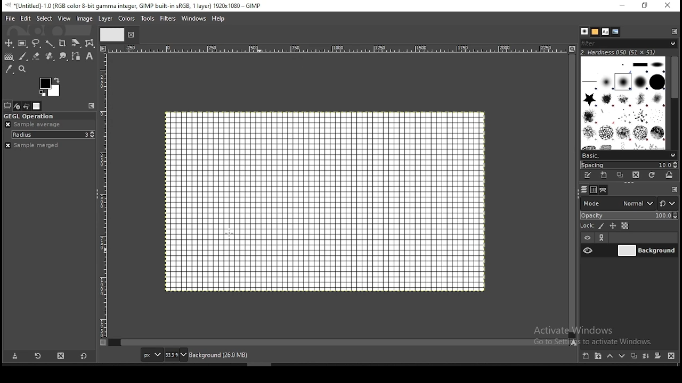 The width and height of the screenshot is (682, 383). I want to click on sample average, so click(32, 125).